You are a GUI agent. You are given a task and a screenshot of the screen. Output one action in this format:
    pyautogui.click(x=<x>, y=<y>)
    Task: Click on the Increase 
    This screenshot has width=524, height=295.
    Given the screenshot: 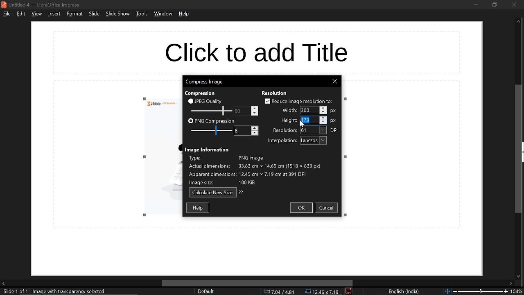 What is the action you would take?
    pyautogui.click(x=324, y=117)
    